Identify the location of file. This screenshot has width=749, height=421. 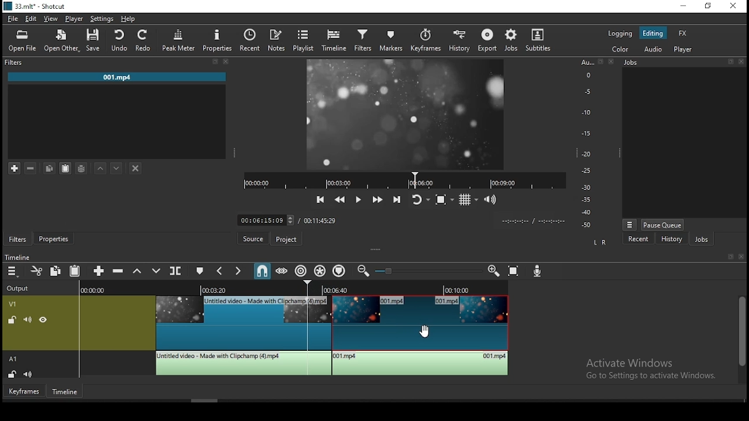
(13, 19).